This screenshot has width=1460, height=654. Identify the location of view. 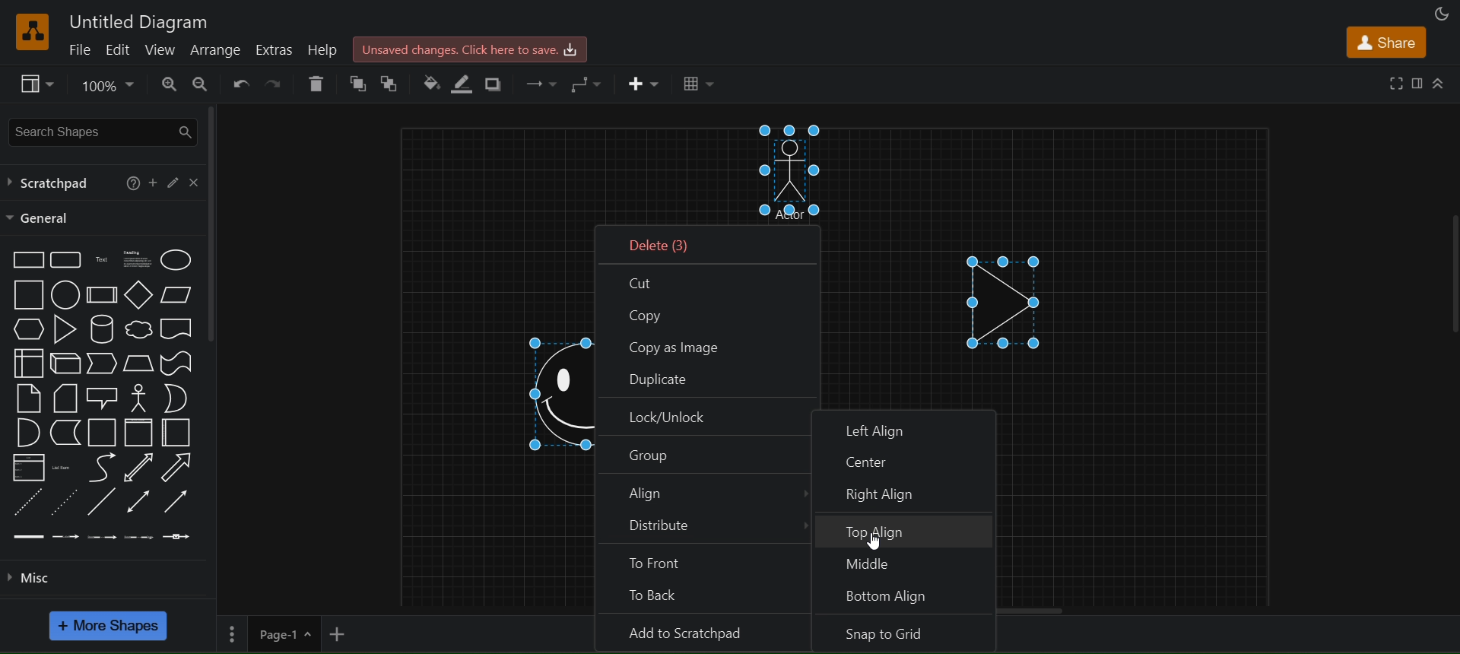
(160, 49).